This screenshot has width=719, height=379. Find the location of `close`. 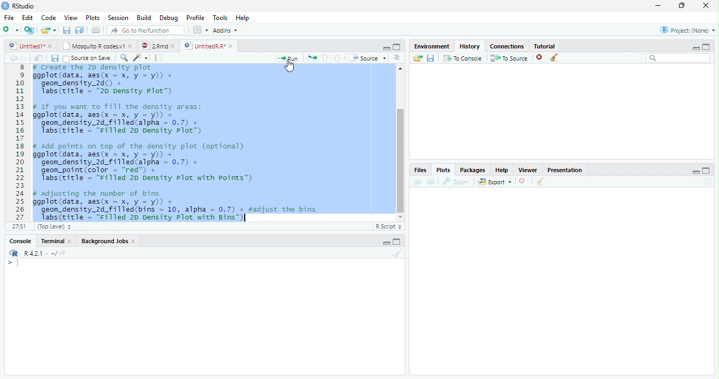

close is located at coordinates (175, 46).